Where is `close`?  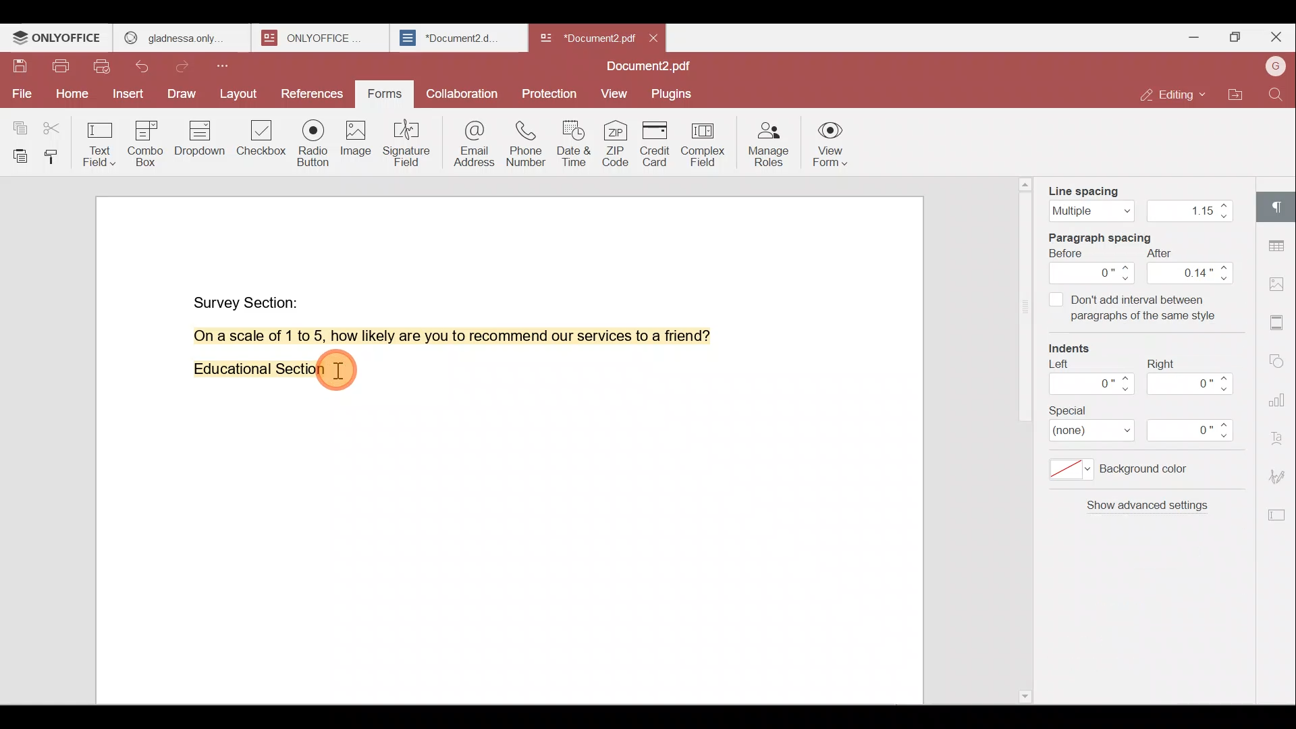
close is located at coordinates (653, 38).